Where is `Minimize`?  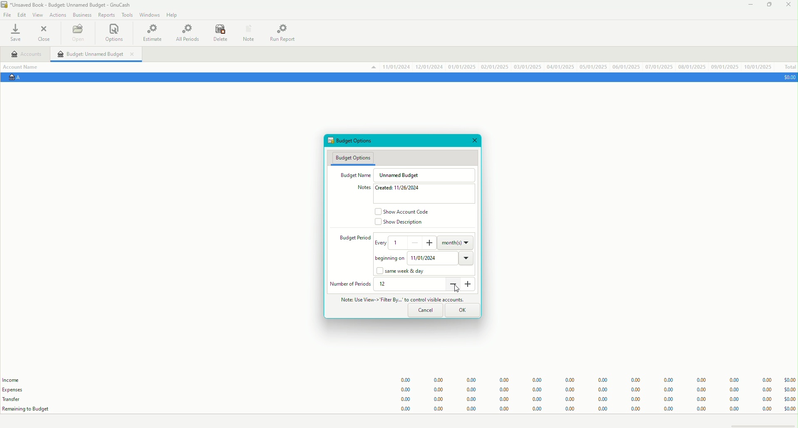
Minimize is located at coordinates (749, 6).